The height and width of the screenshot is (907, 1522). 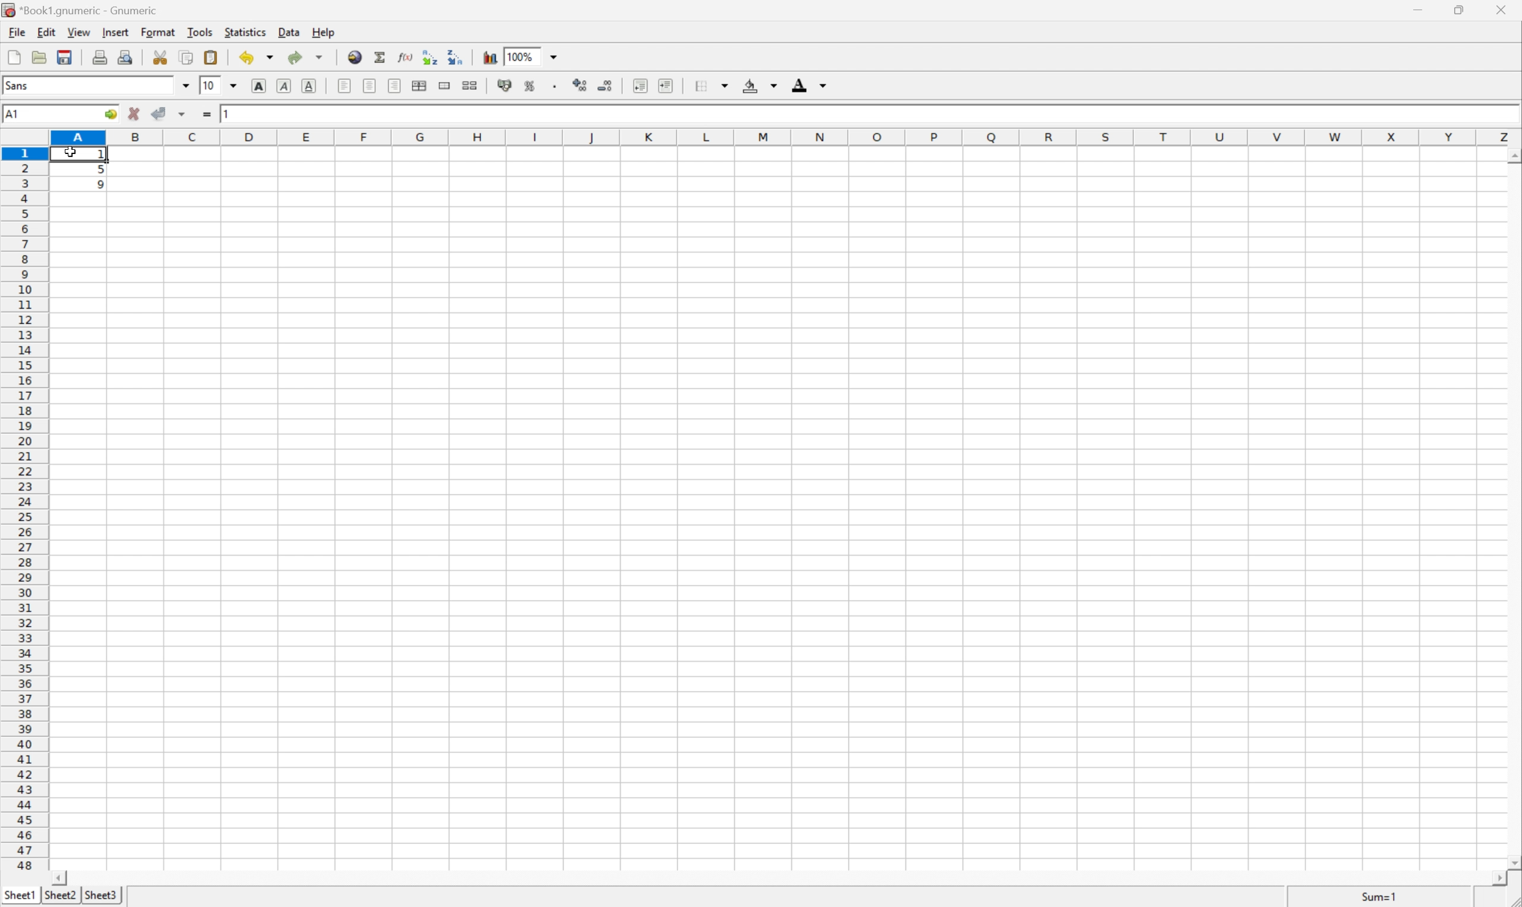 I want to click on 10, so click(x=208, y=84).